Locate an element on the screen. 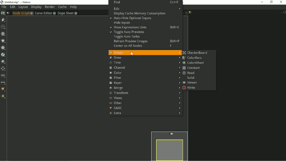 The width and height of the screenshot is (286, 161). Refresh preview images is located at coordinates (147, 41).